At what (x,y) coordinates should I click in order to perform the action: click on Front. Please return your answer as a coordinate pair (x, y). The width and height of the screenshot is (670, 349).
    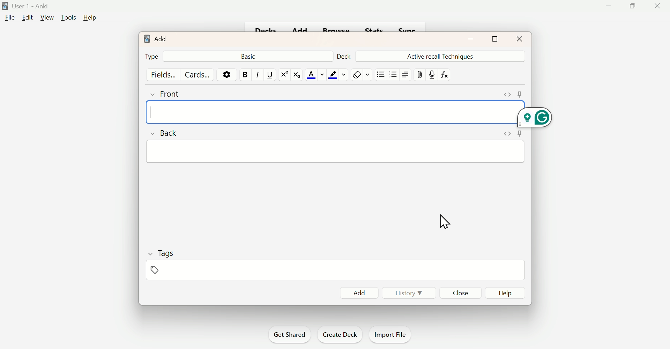
    Looking at the image, I should click on (175, 93).